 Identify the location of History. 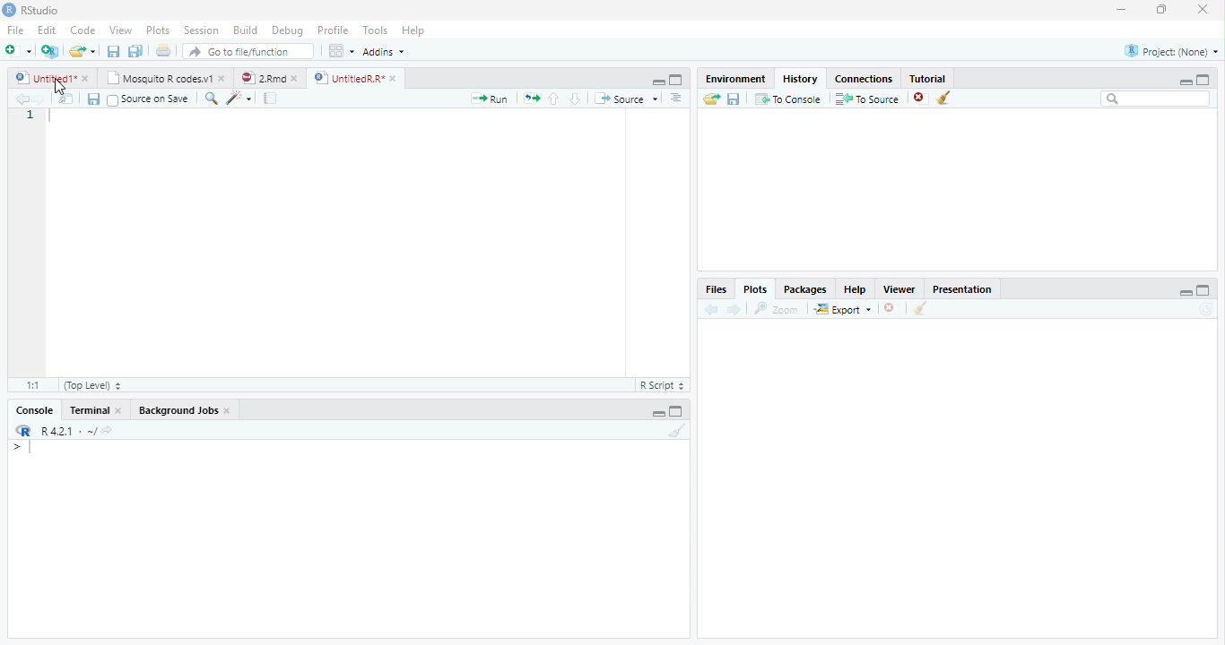
(798, 79).